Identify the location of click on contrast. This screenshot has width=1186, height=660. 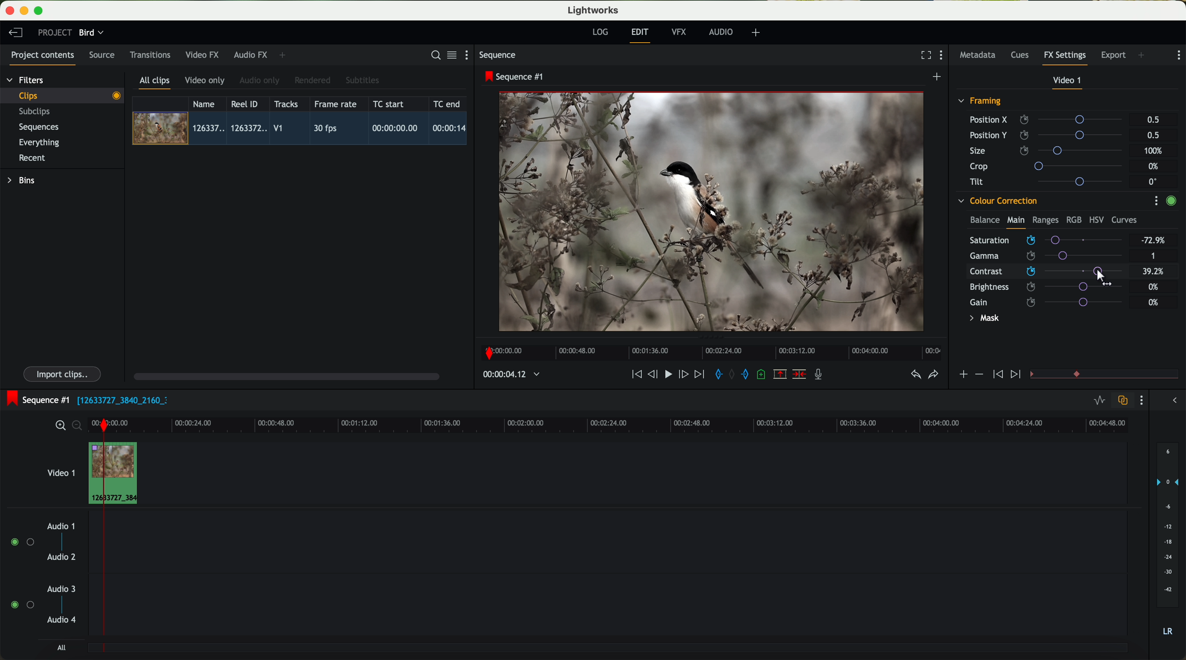
(1046, 272).